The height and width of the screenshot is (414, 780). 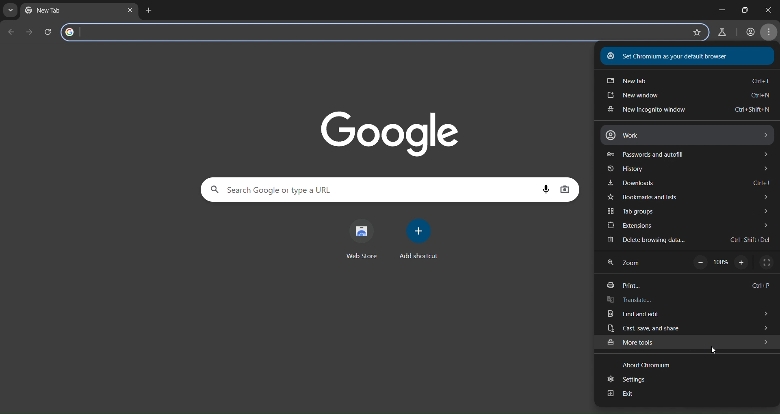 What do you see at coordinates (11, 32) in the screenshot?
I see `go back one page` at bounding box center [11, 32].